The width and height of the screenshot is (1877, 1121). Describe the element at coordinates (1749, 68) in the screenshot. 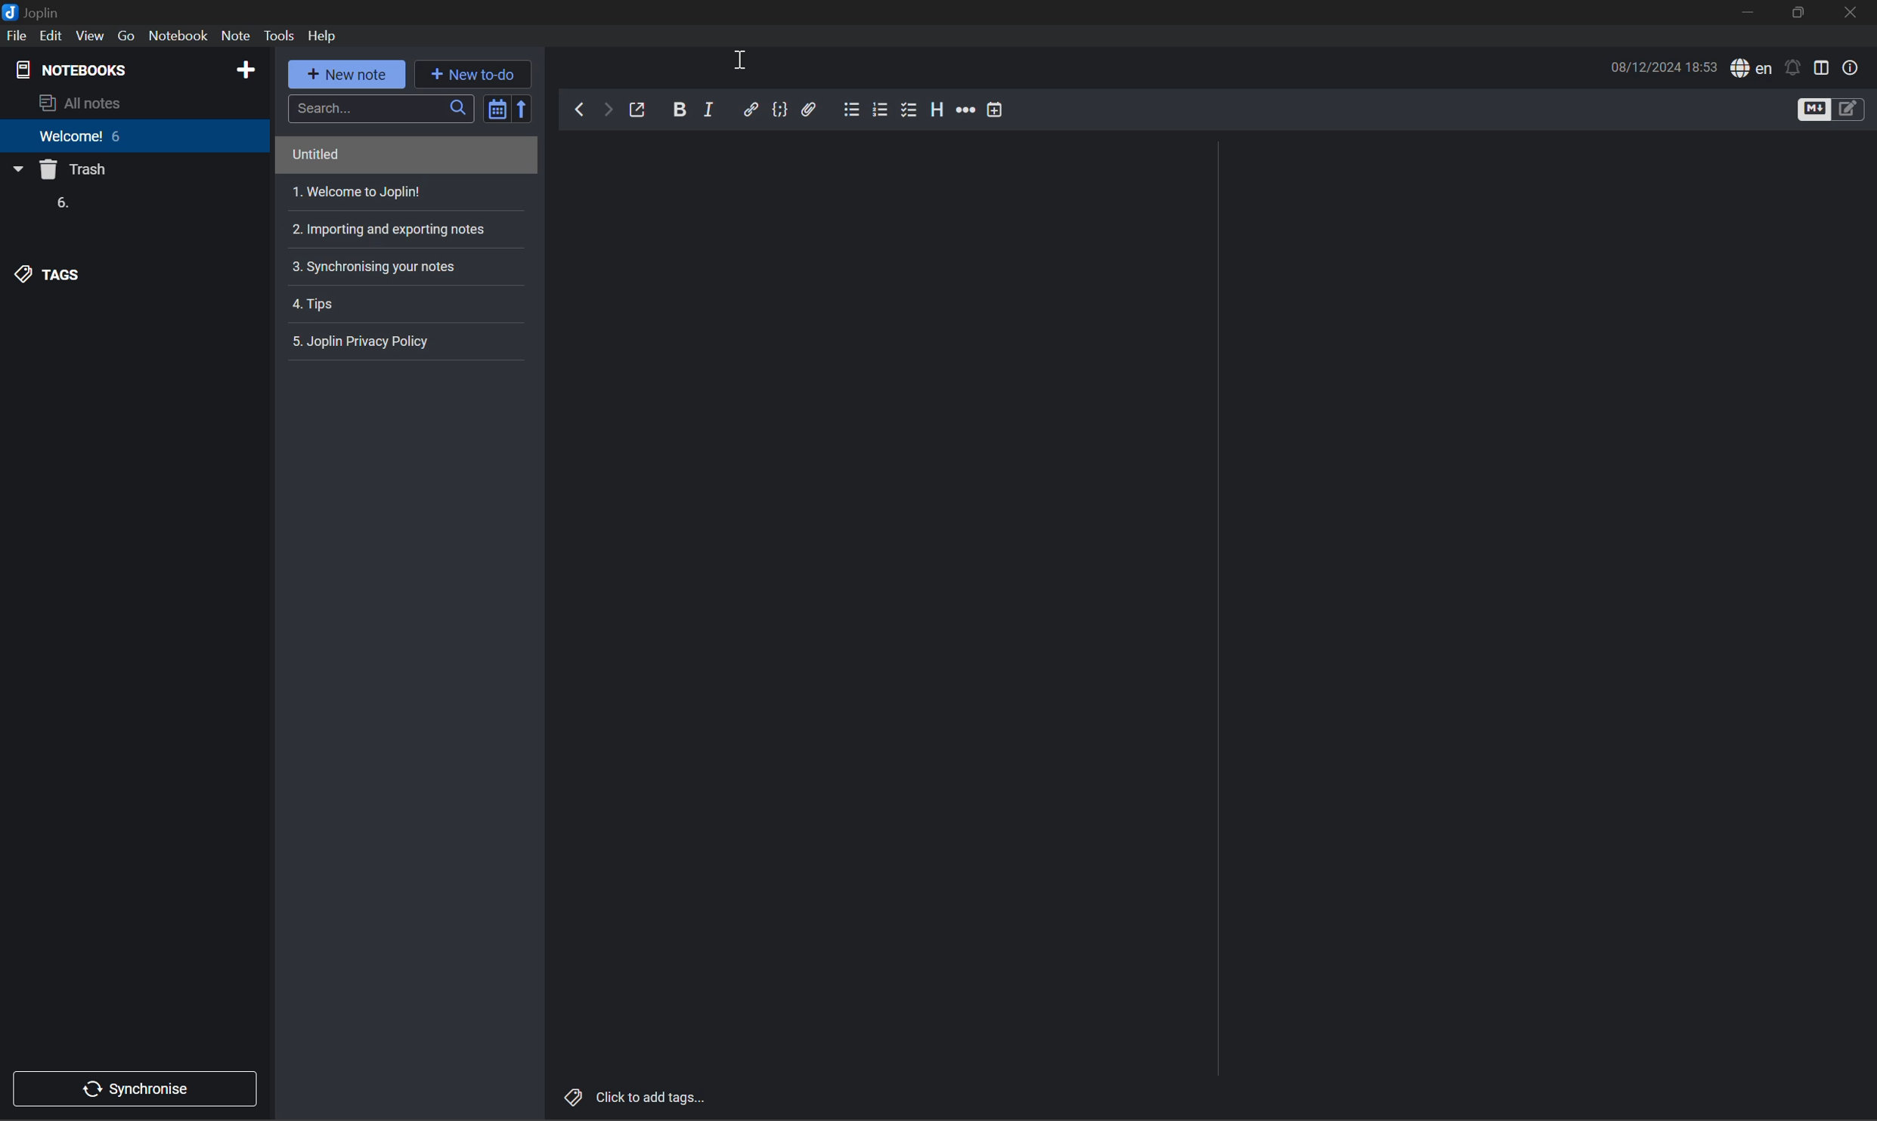

I see `Spell checker` at that location.